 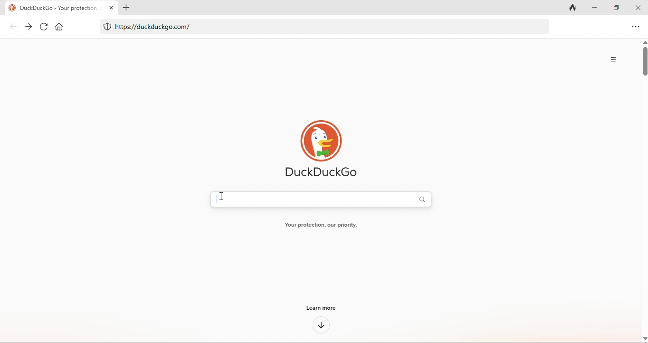 I want to click on learn more, so click(x=324, y=308).